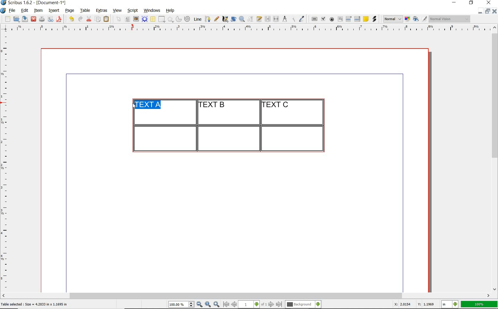 This screenshot has height=309, width=498. I want to click on zoom out, so click(199, 305).